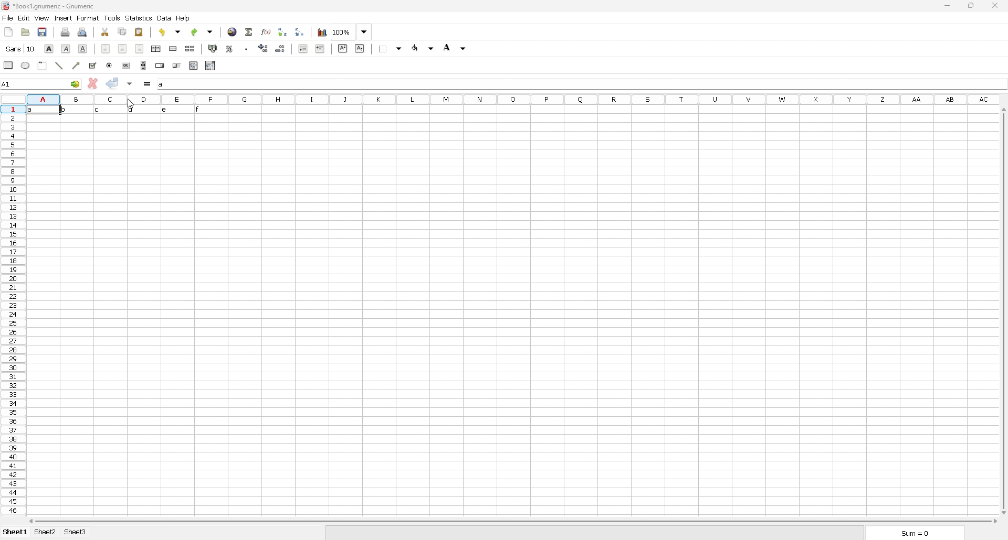 This screenshot has height=540, width=1008. I want to click on slider, so click(176, 66).